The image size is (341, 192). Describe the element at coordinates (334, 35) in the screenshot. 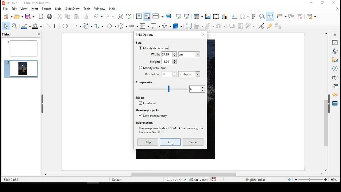

I see `sidebar settings` at that location.